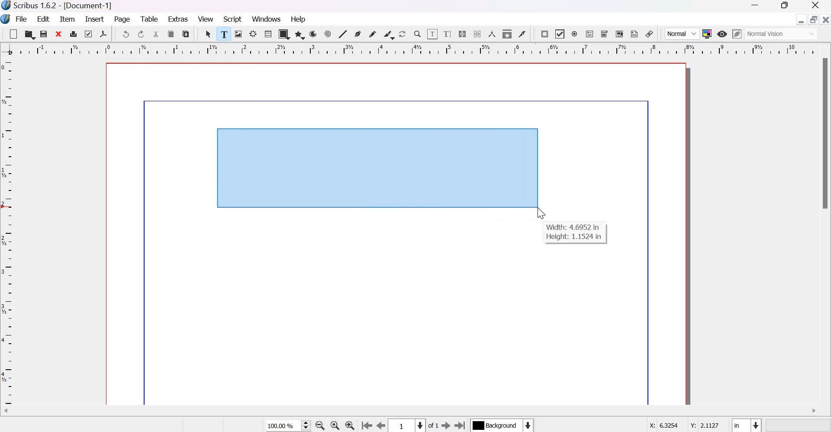 The height and width of the screenshot is (432, 831). What do you see at coordinates (461, 425) in the screenshot?
I see `Go to the last page` at bounding box center [461, 425].